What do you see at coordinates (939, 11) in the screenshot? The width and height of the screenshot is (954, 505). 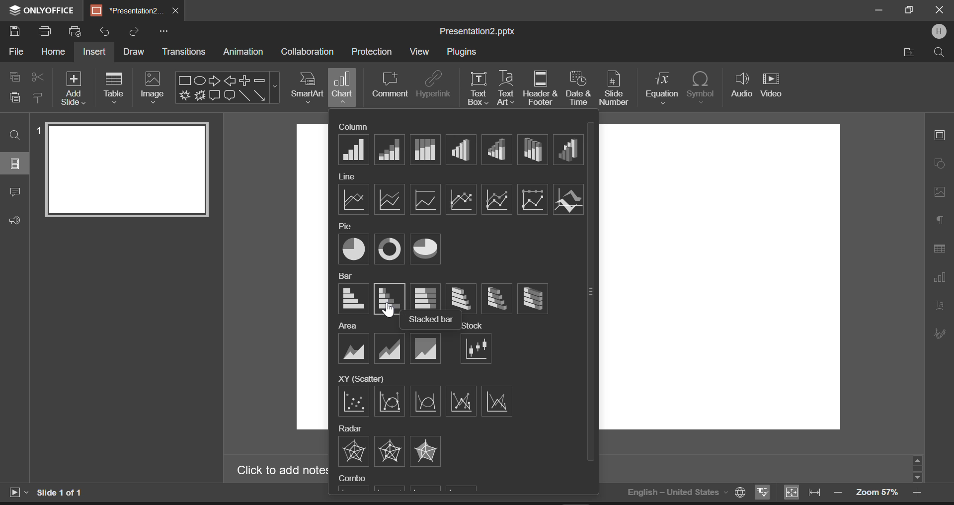 I see `Close` at bounding box center [939, 11].